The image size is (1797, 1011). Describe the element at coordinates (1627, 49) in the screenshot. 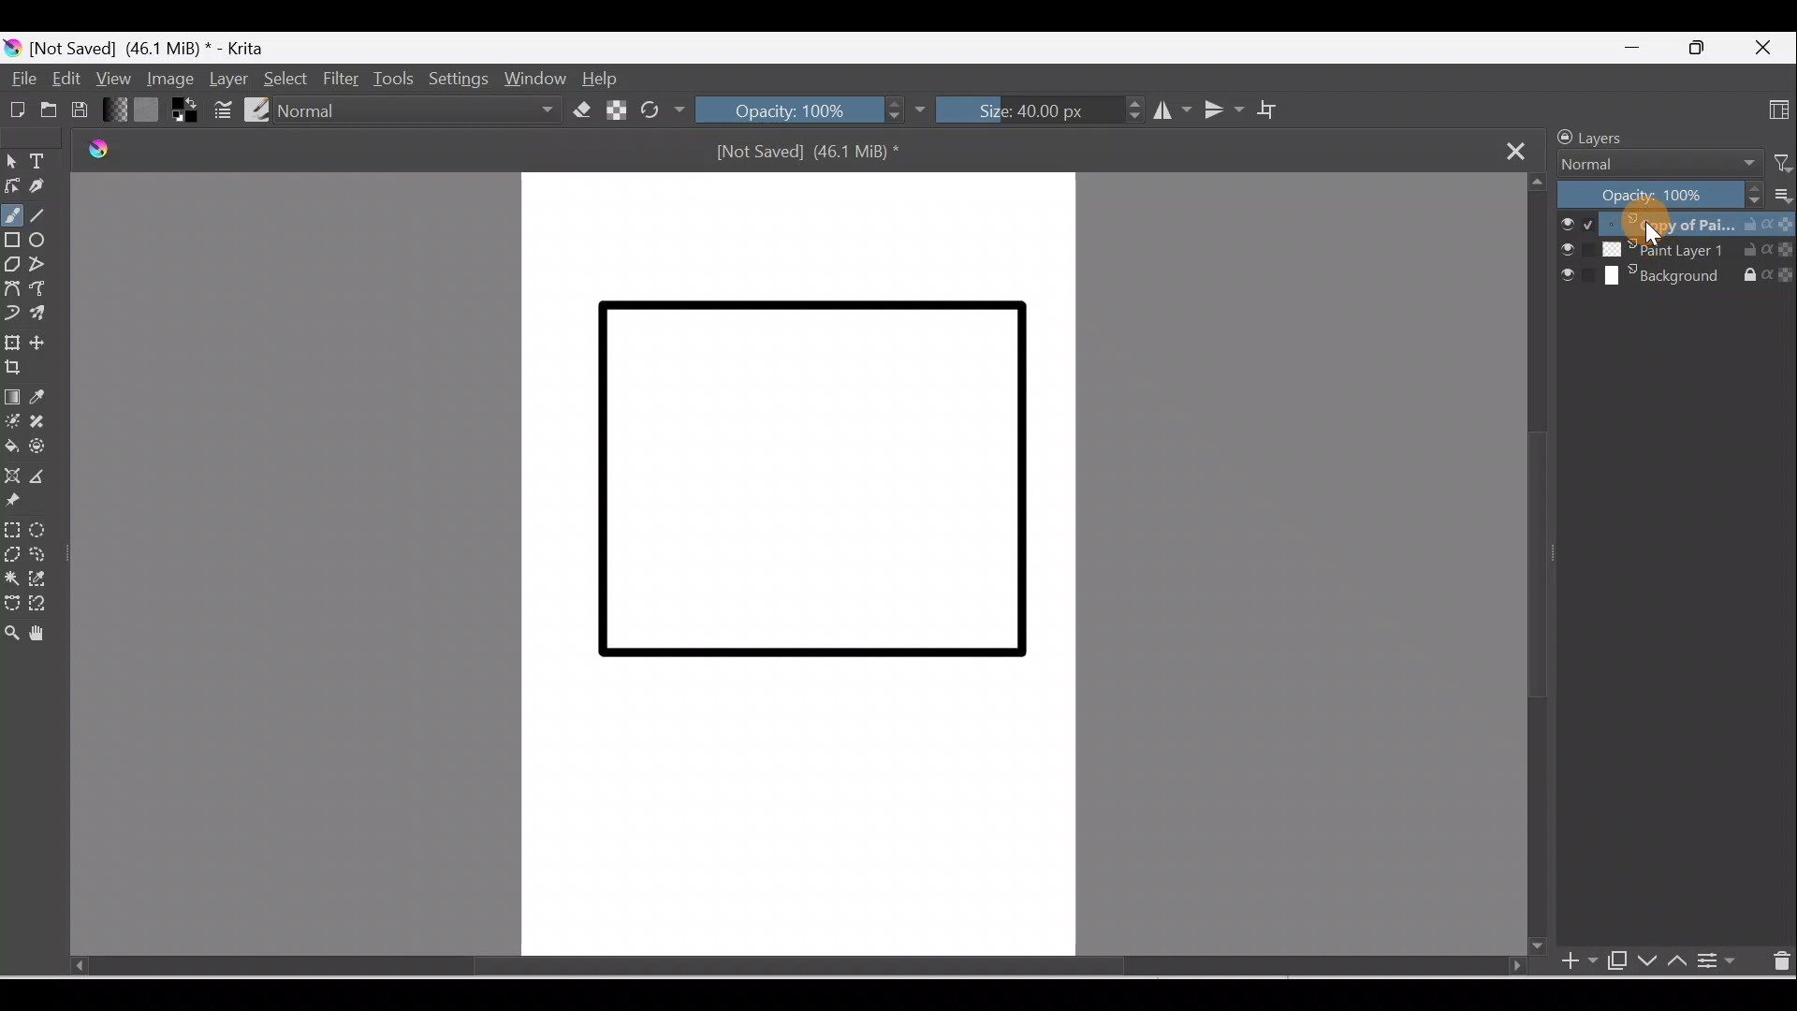

I see `Minimize` at that location.